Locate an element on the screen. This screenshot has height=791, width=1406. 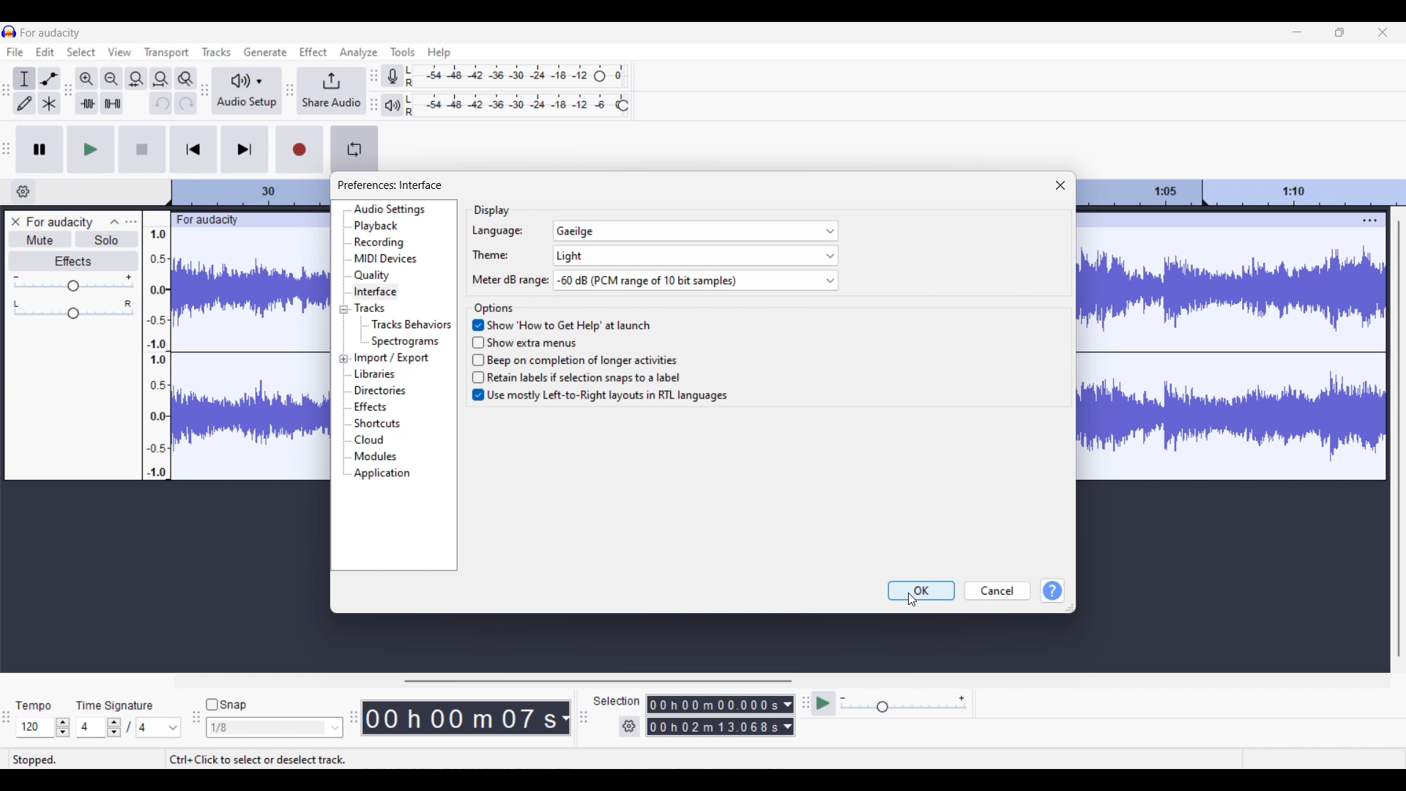
Analyze menu is located at coordinates (359, 53).